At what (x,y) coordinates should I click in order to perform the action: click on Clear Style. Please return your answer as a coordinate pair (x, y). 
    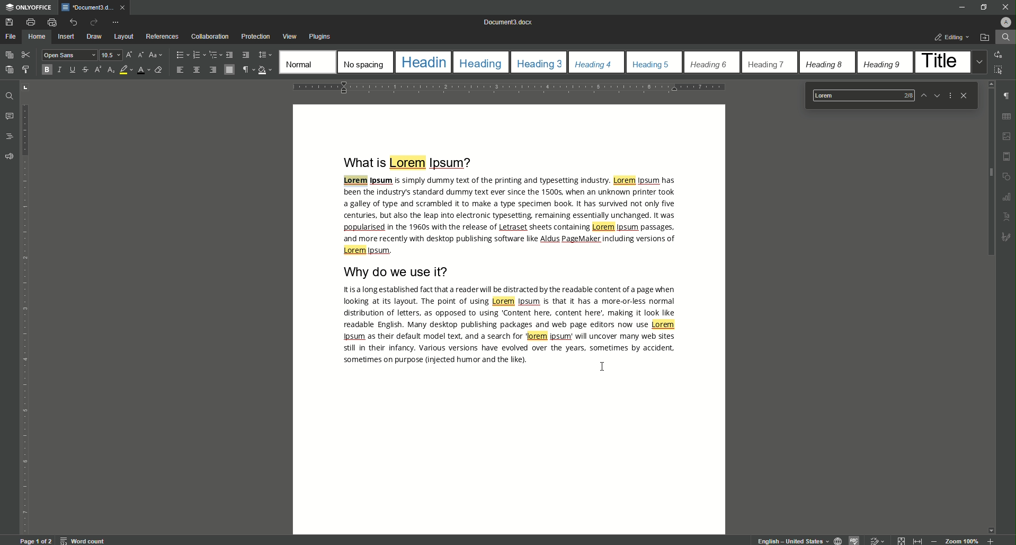
    Looking at the image, I should click on (158, 69).